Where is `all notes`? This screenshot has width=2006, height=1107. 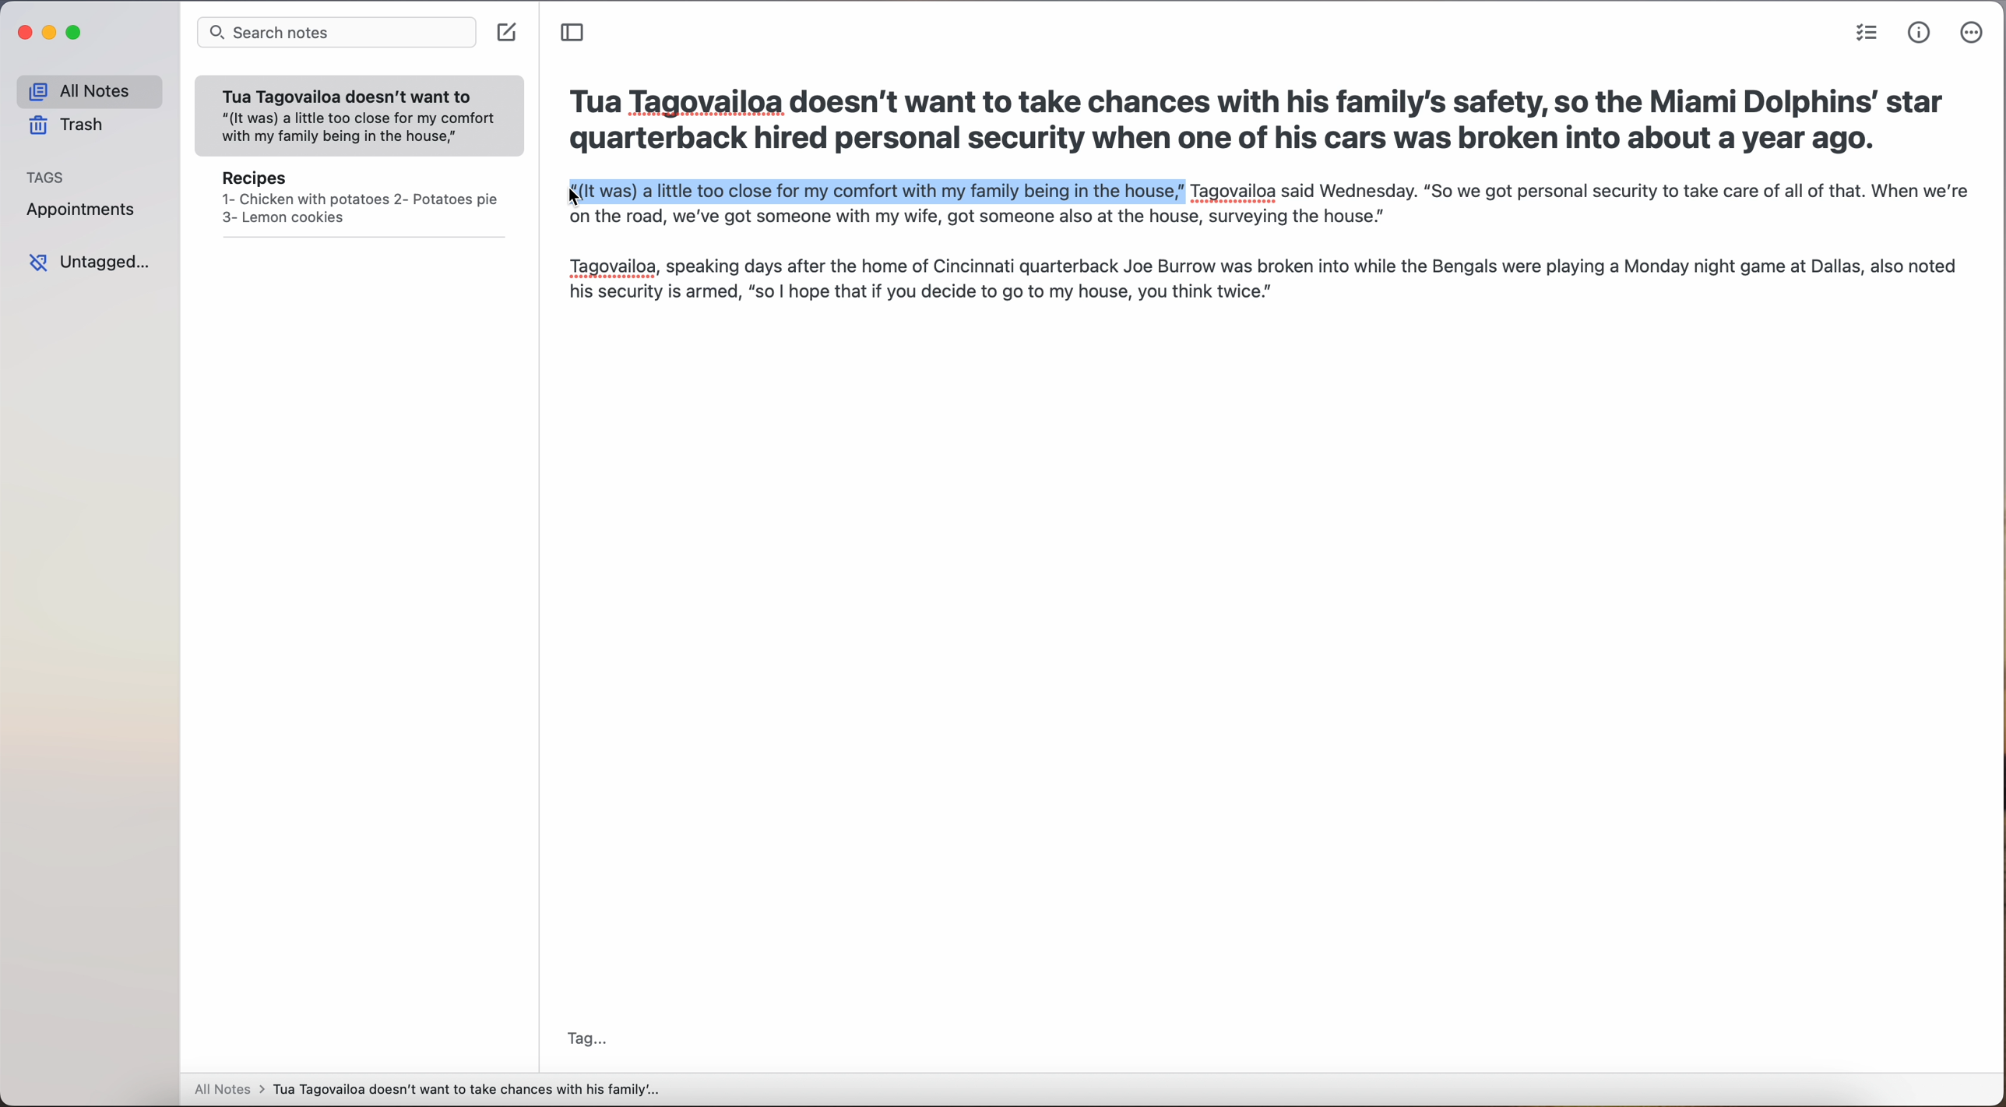 all notes is located at coordinates (89, 90).